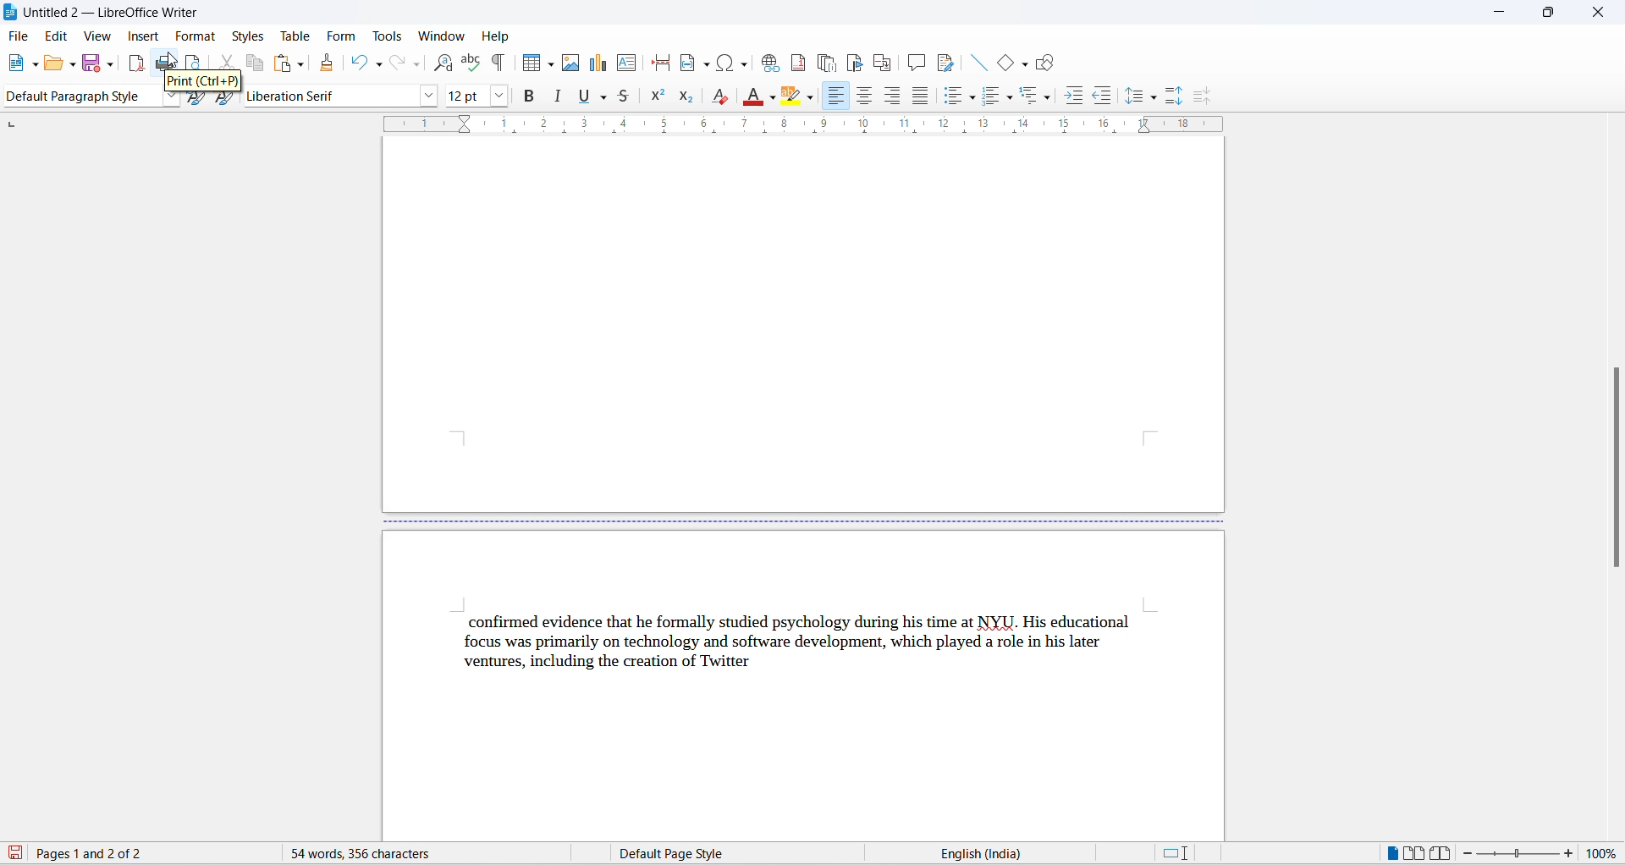  Describe the element at coordinates (1606, 856) in the screenshot. I see `zoom percentage` at that location.